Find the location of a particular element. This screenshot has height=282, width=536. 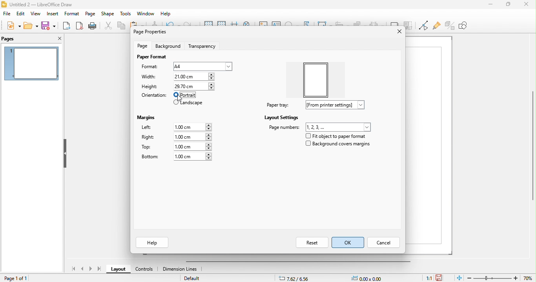

background is located at coordinates (168, 47).